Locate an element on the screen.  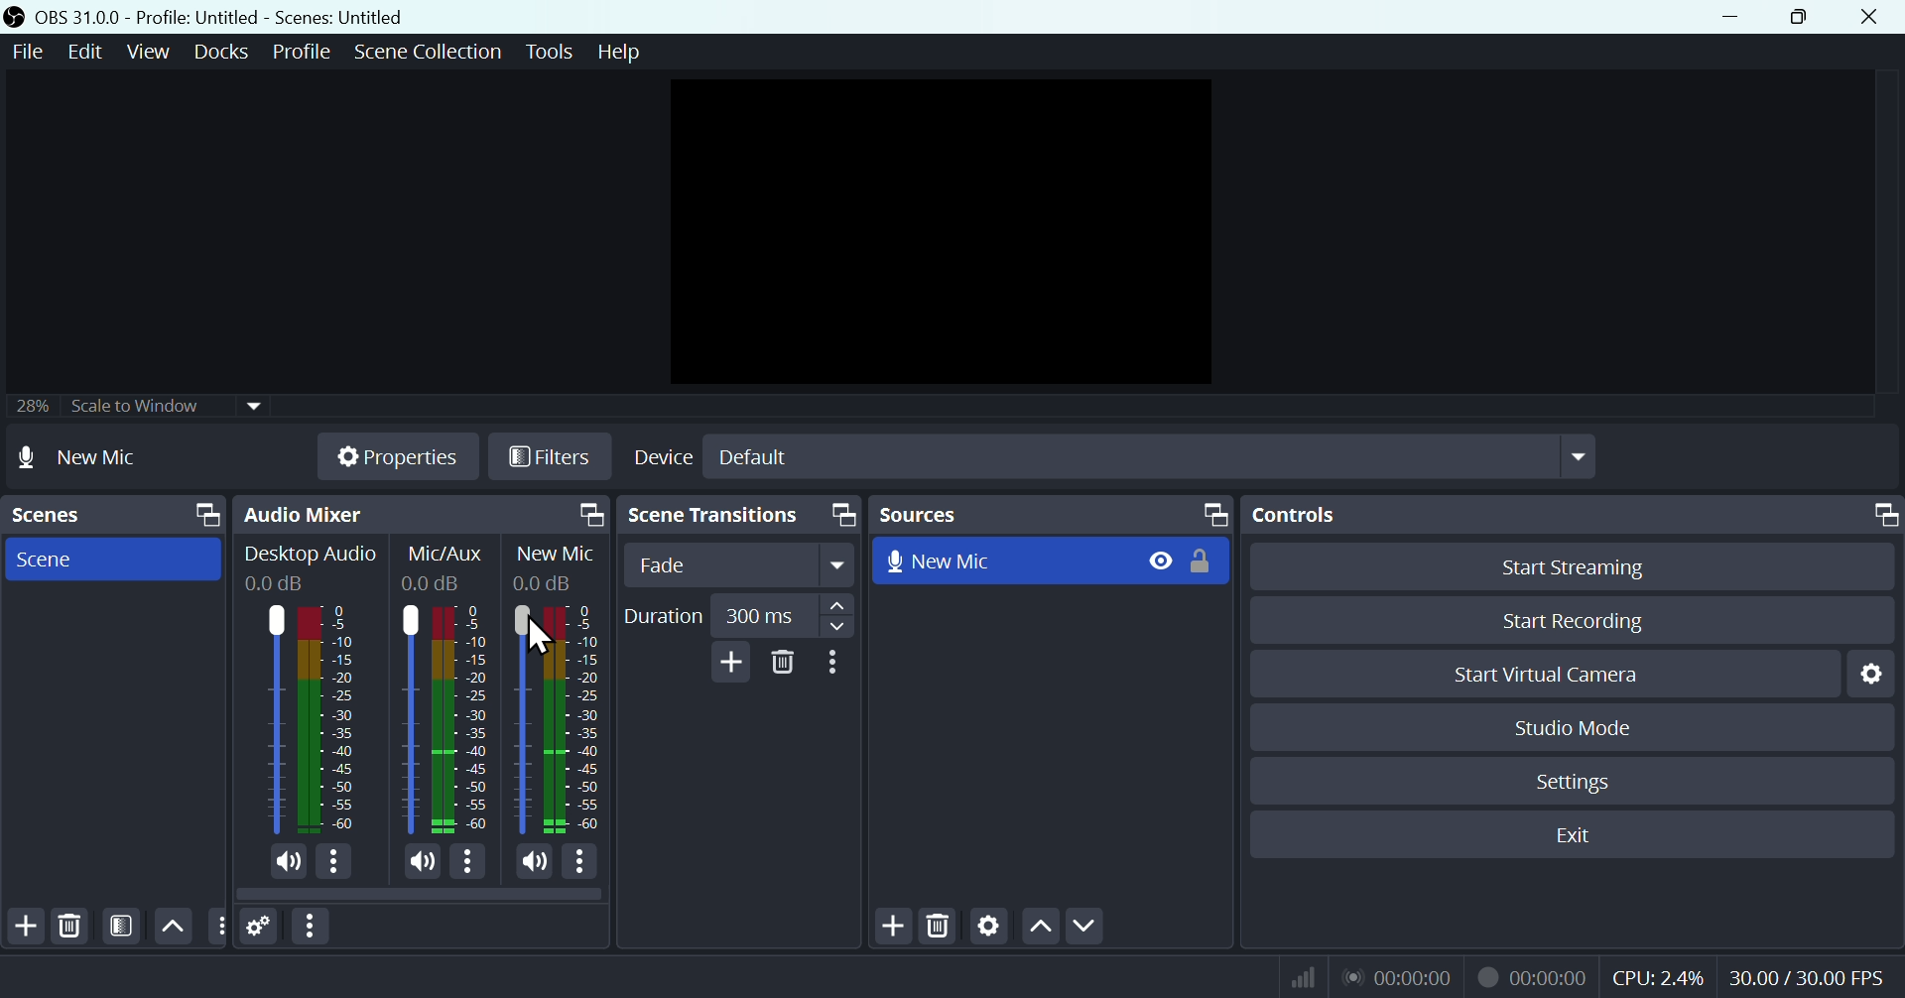
 is located at coordinates (449, 554).